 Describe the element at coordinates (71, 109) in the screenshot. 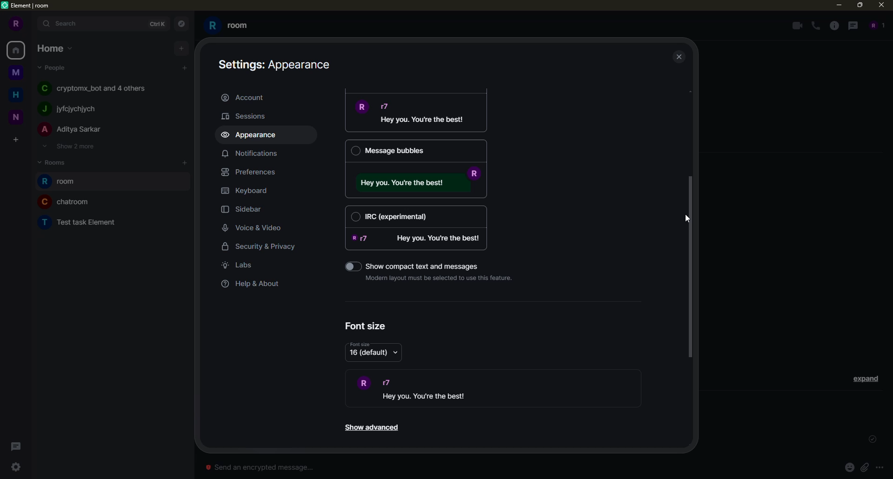

I see `people` at that location.